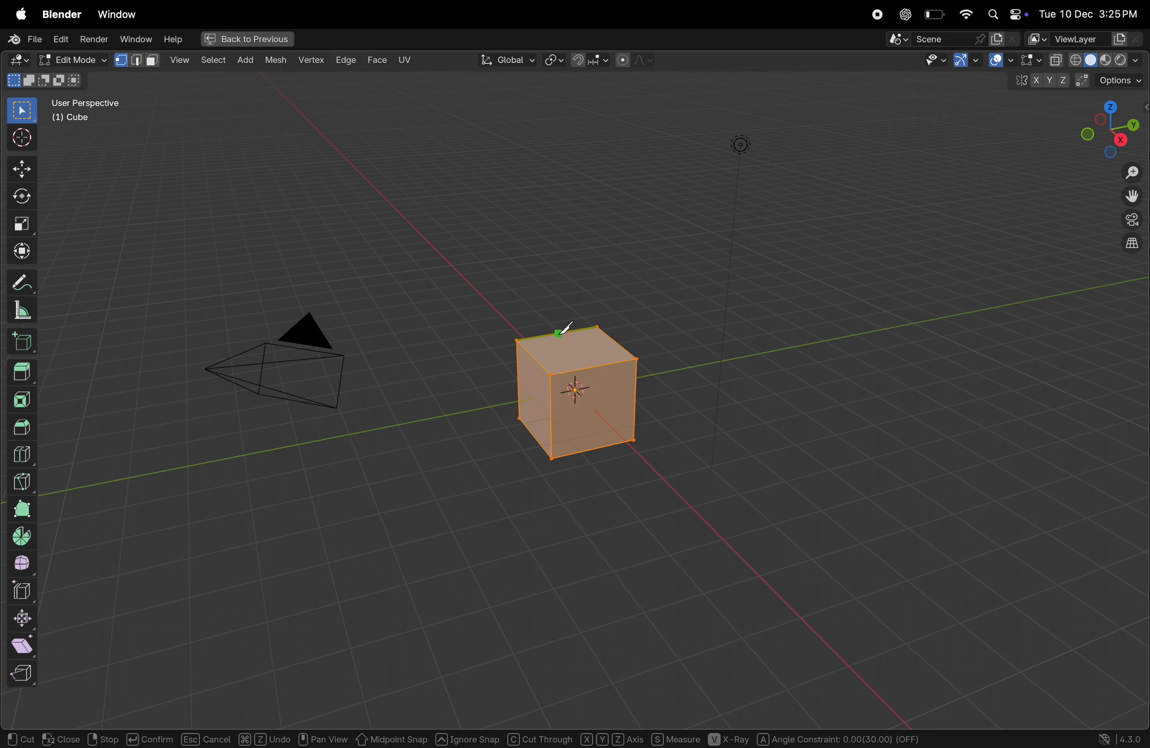 The height and width of the screenshot is (748, 1150). Describe the element at coordinates (1129, 246) in the screenshot. I see `orthographic view` at that location.